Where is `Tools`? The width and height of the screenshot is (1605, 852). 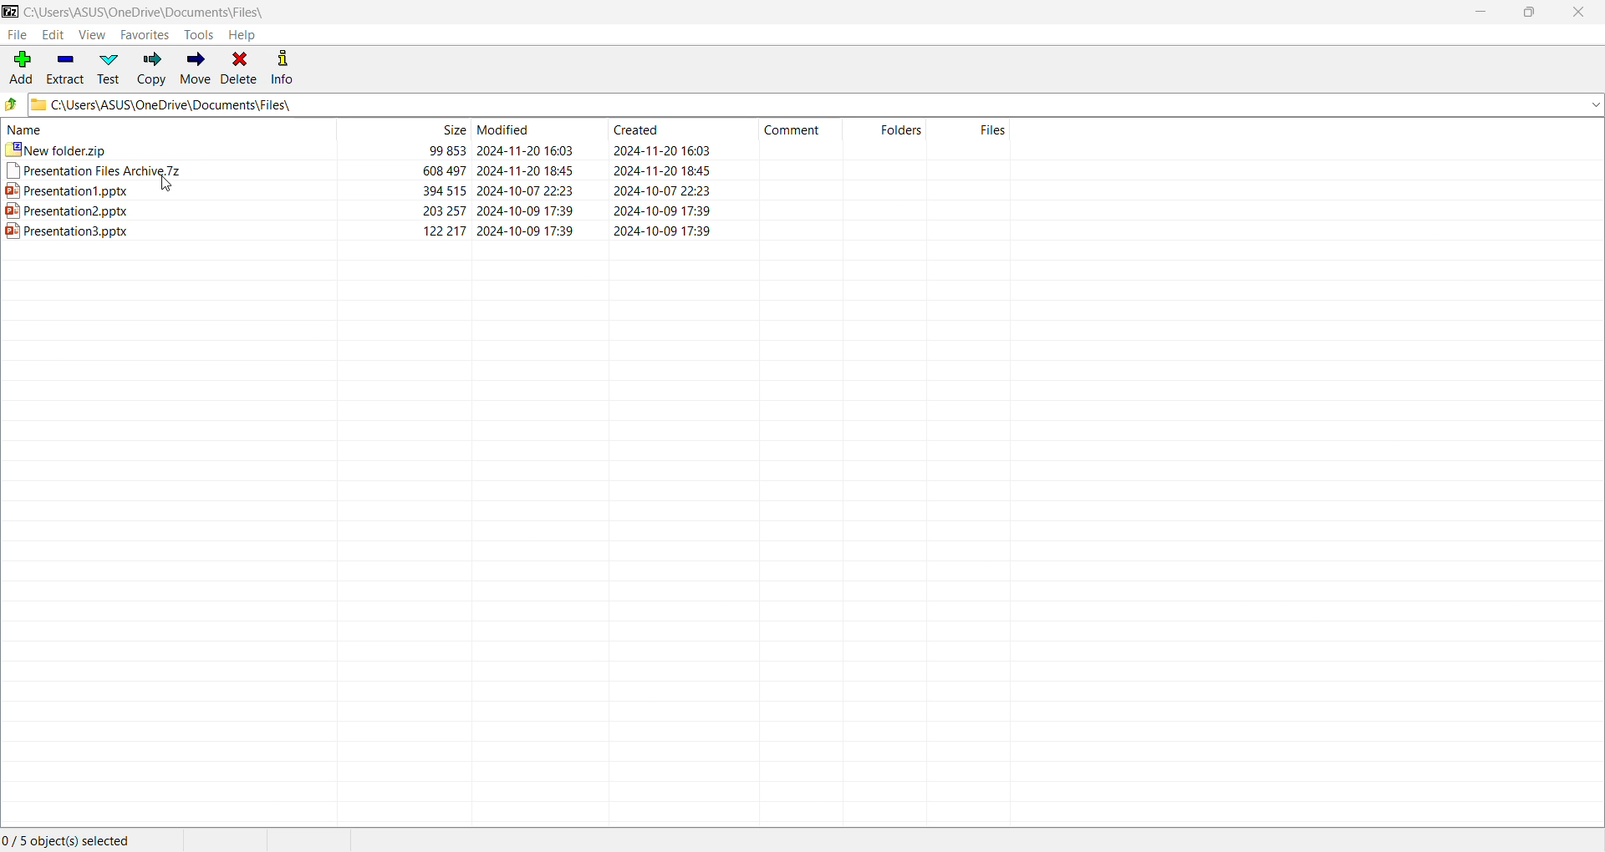 Tools is located at coordinates (199, 34).